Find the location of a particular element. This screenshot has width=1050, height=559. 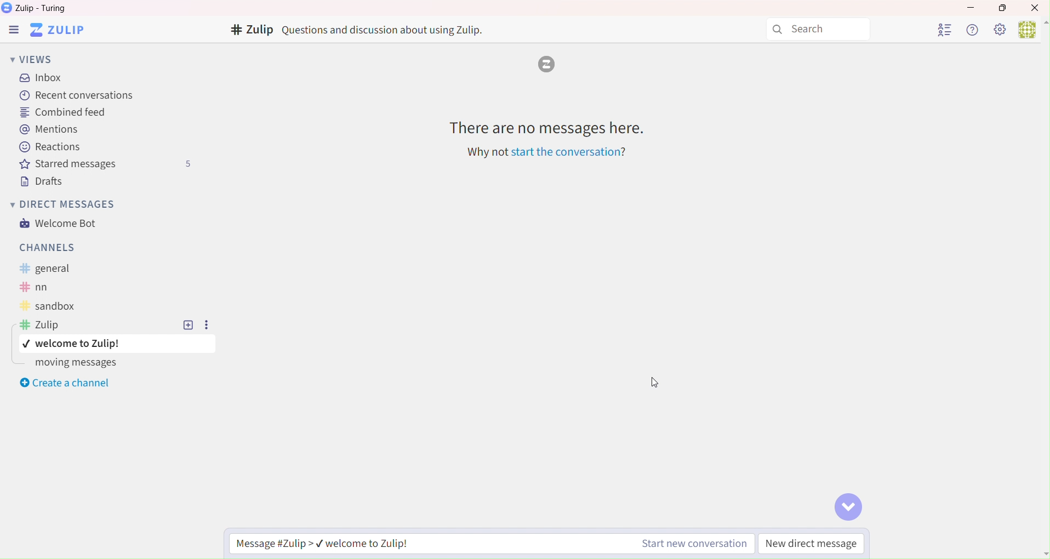

Settings is located at coordinates (205, 326).